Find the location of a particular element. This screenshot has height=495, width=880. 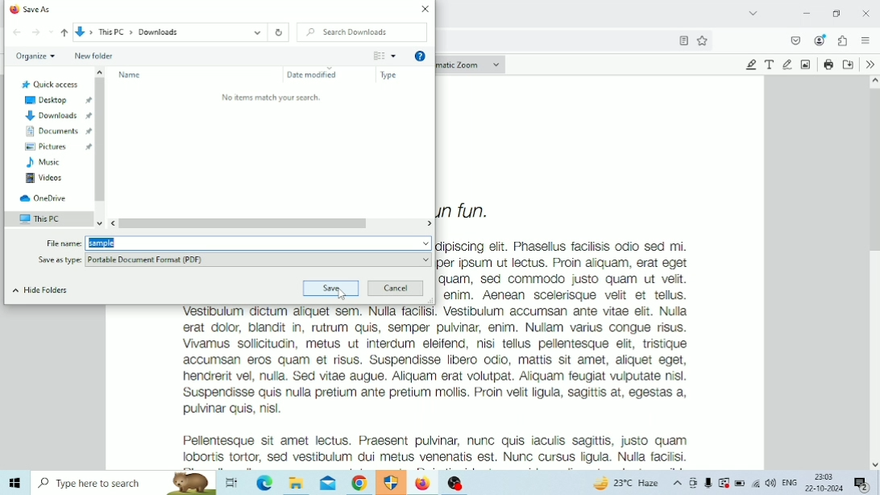

Language is located at coordinates (791, 482).